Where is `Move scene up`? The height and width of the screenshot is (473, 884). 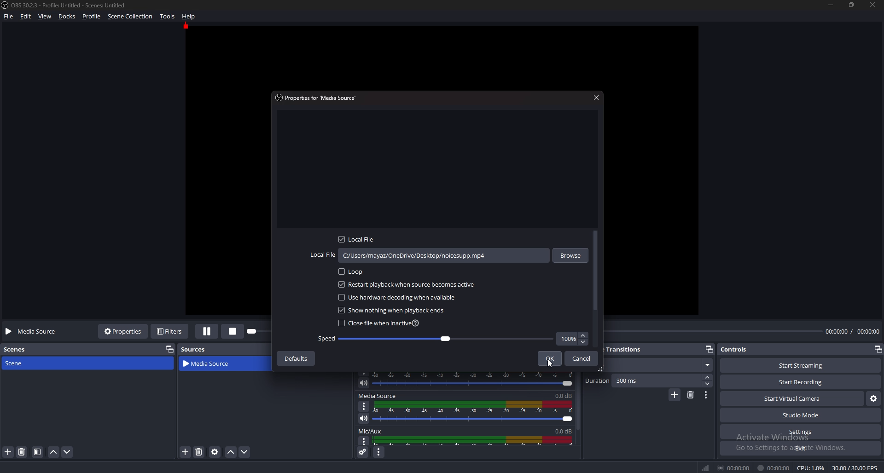 Move scene up is located at coordinates (53, 453).